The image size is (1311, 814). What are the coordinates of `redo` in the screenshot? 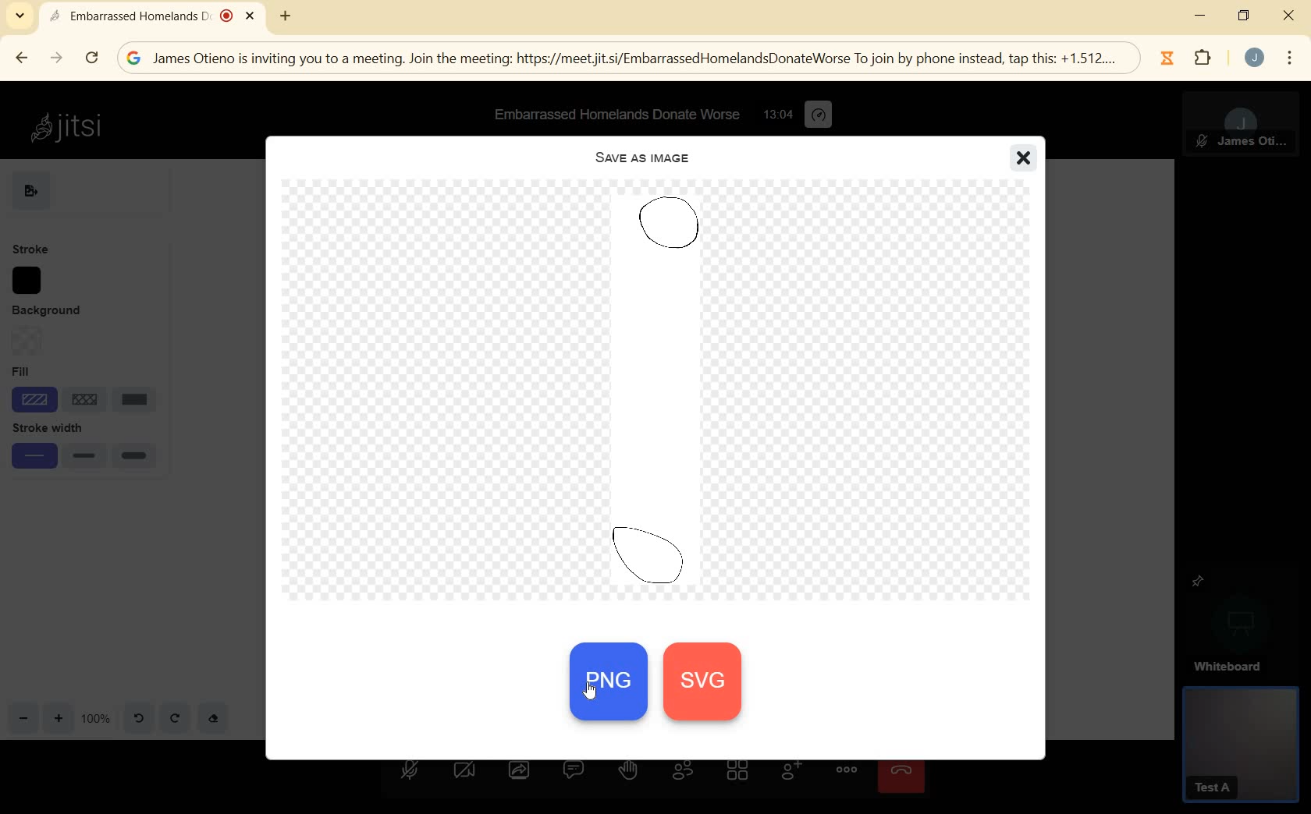 It's located at (176, 720).